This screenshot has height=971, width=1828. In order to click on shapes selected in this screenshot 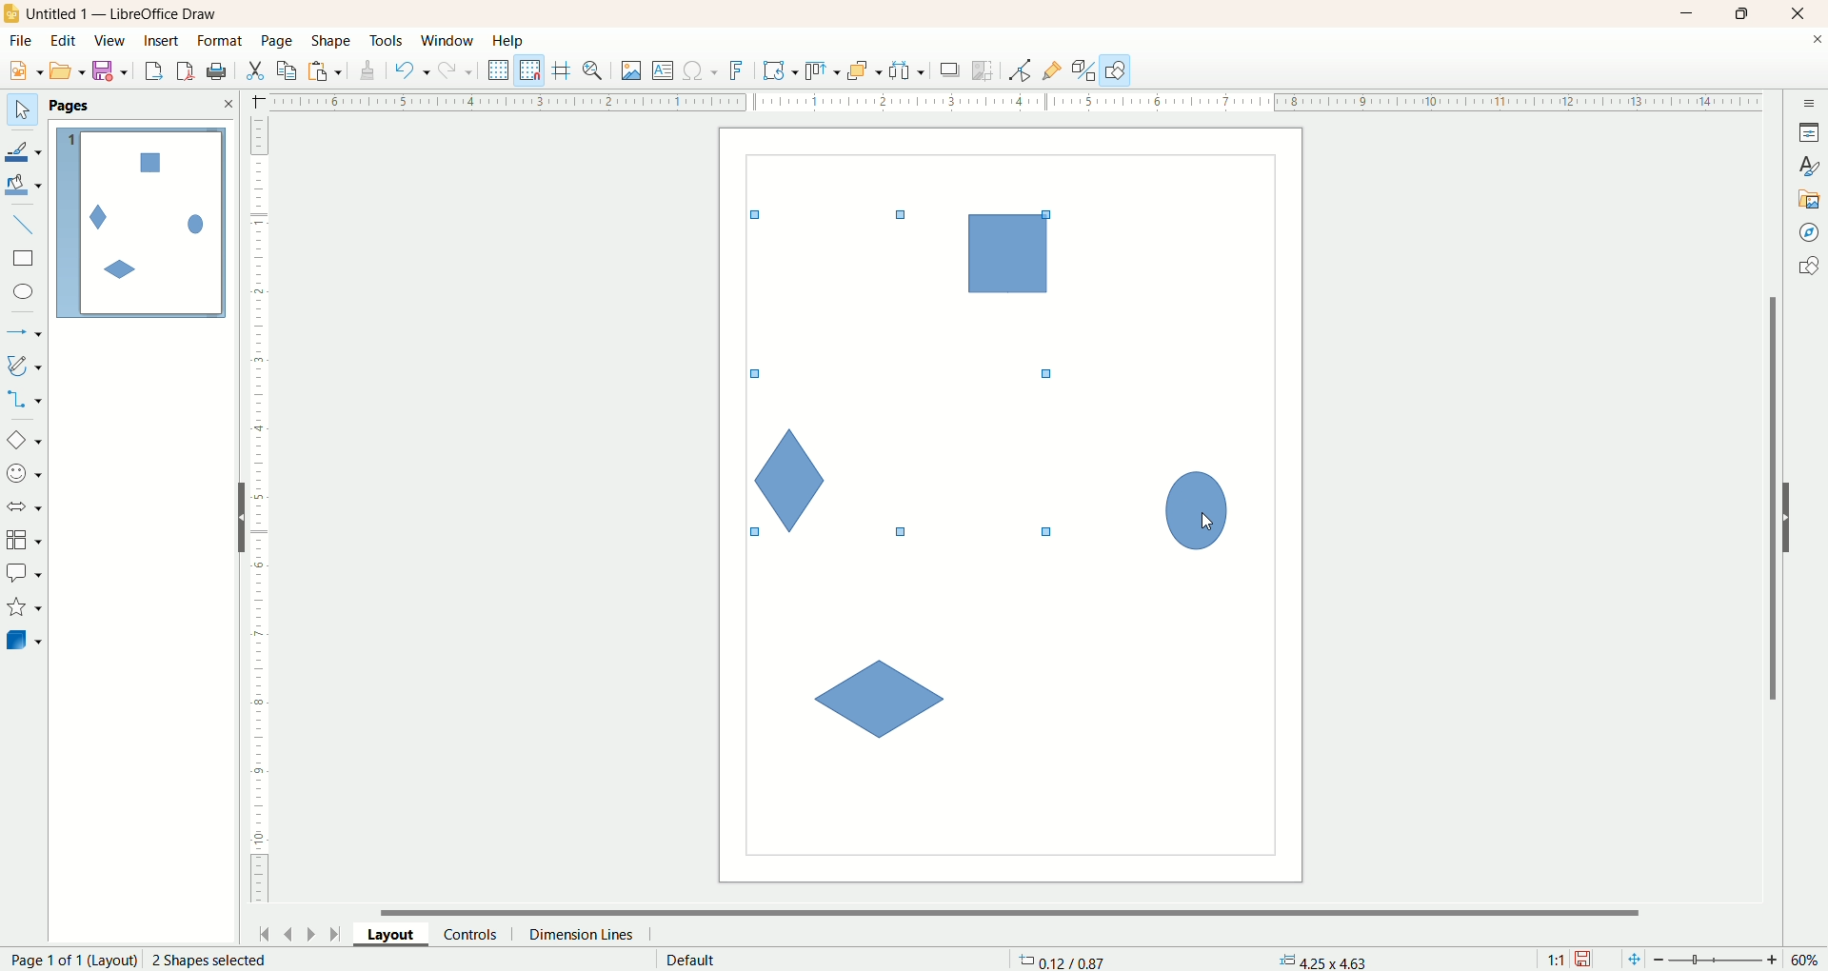, I will do `click(905, 362)`.